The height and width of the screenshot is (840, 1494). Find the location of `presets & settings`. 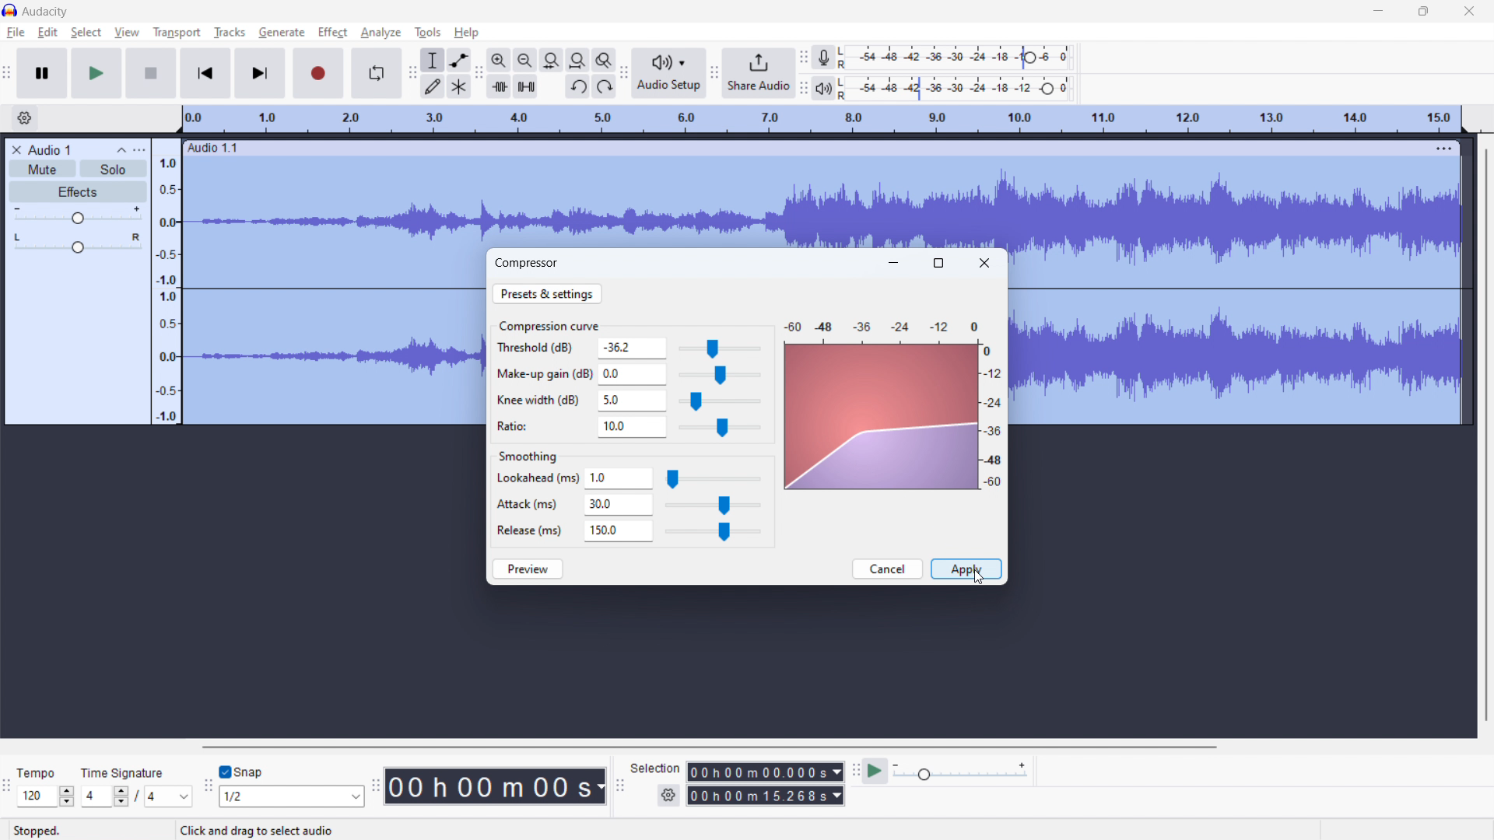

presets & settings is located at coordinates (547, 293).